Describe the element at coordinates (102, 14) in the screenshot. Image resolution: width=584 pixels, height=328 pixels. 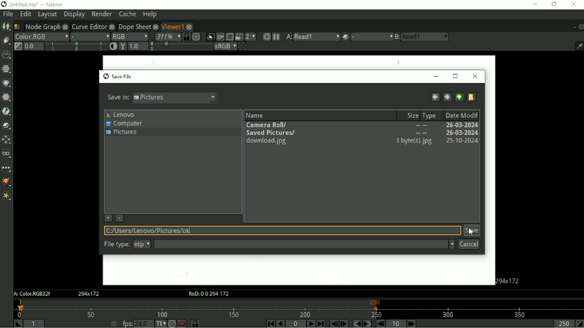
I see `Render` at that location.